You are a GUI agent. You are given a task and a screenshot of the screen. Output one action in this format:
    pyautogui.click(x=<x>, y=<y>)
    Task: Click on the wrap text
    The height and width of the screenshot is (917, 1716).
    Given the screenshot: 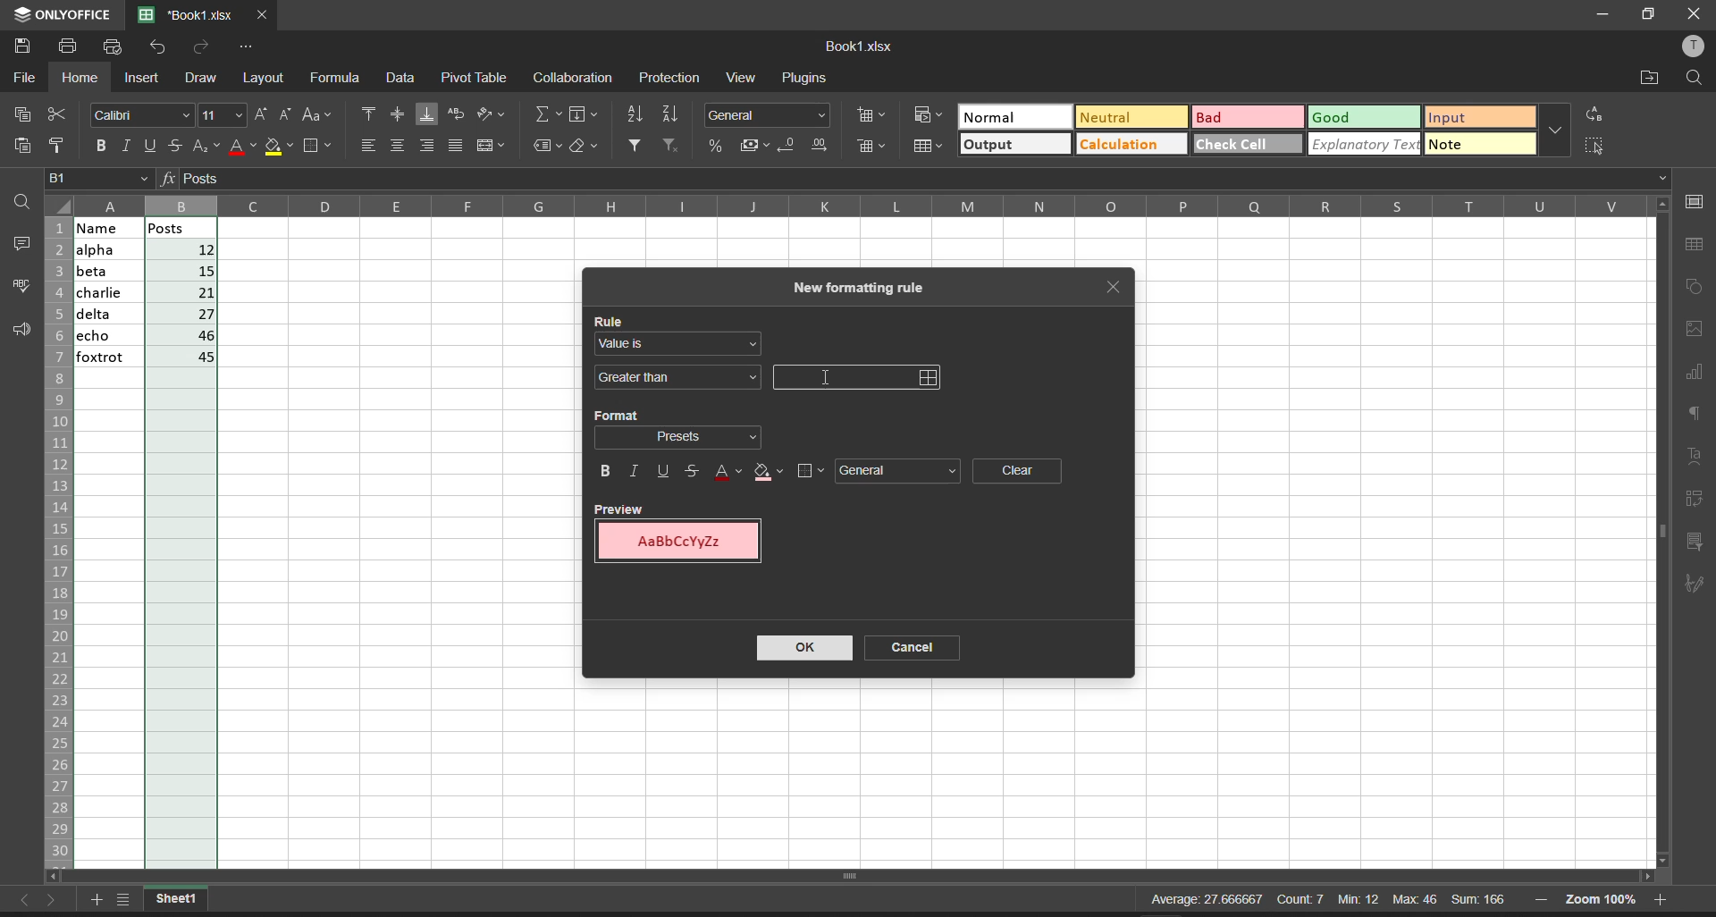 What is the action you would take?
    pyautogui.click(x=455, y=117)
    